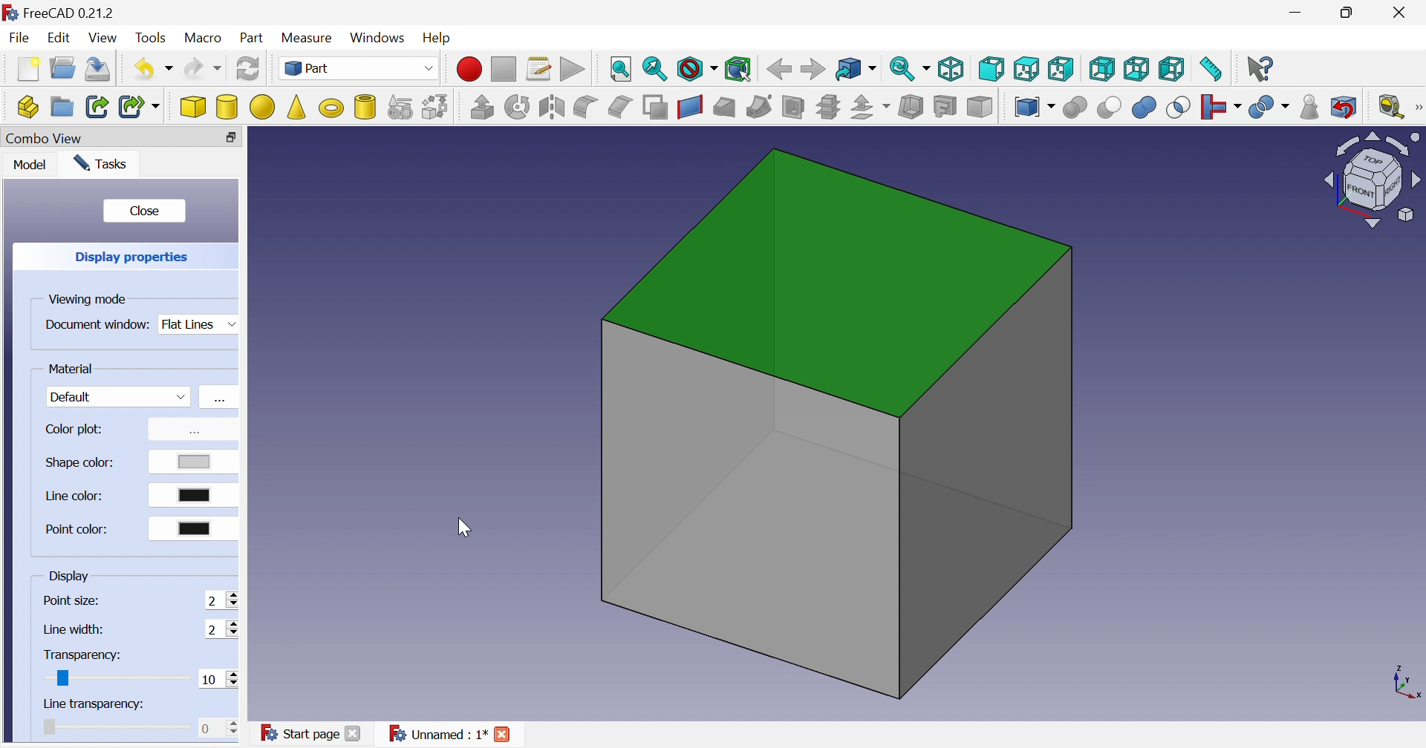  What do you see at coordinates (437, 108) in the screenshot?
I see `Shape builder` at bounding box center [437, 108].